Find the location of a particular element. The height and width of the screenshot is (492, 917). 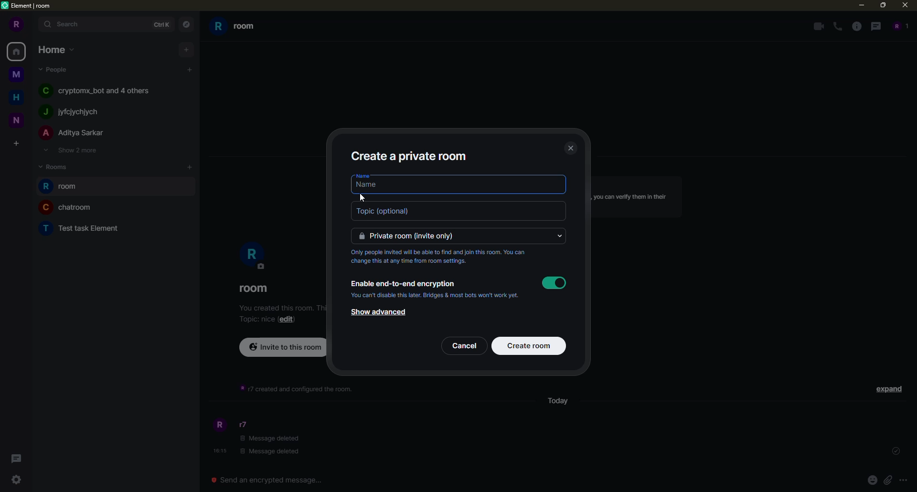

profile is located at coordinates (253, 256).